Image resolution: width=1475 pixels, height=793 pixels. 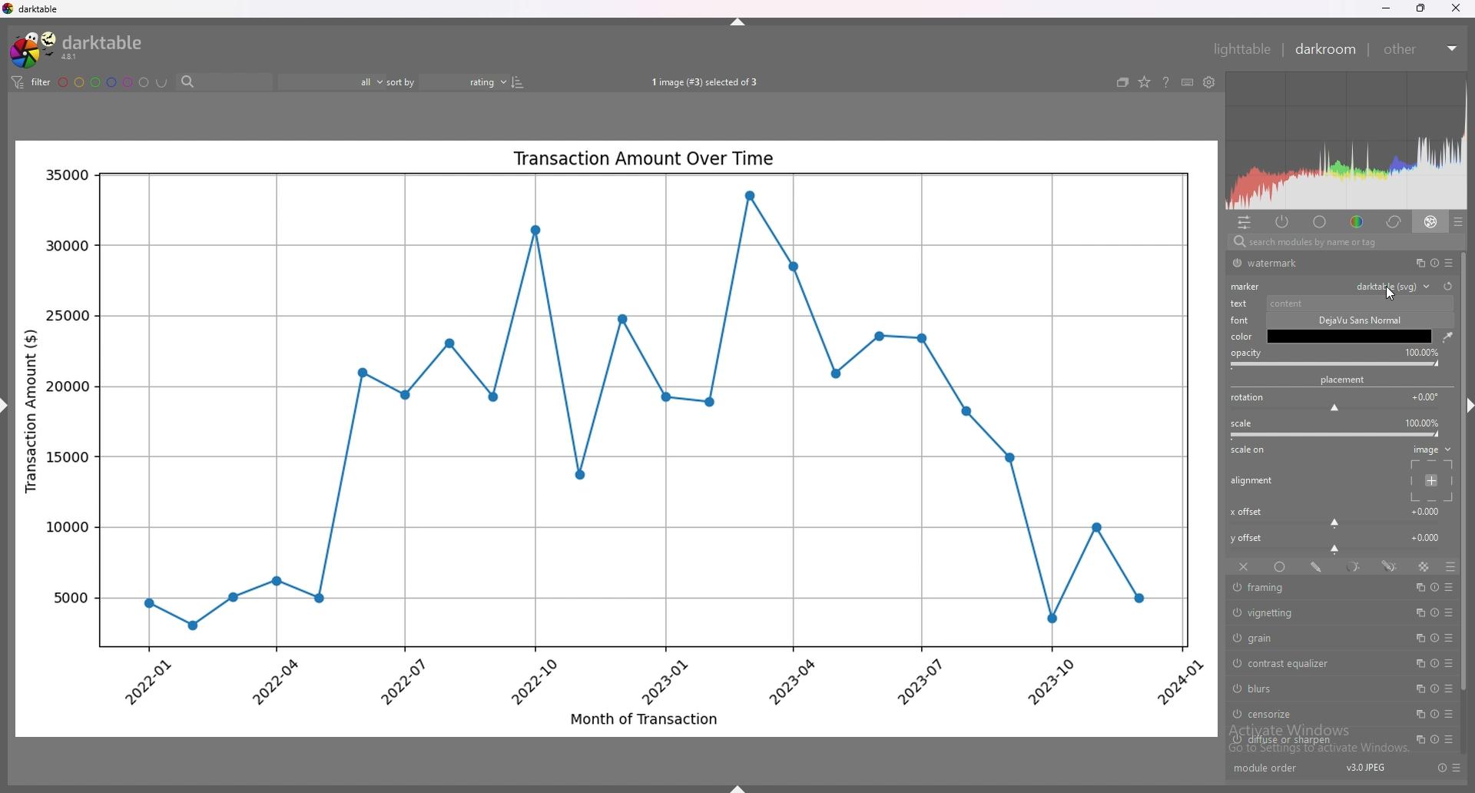 What do you see at coordinates (1418, 664) in the screenshot?
I see `multiple instances action` at bounding box center [1418, 664].